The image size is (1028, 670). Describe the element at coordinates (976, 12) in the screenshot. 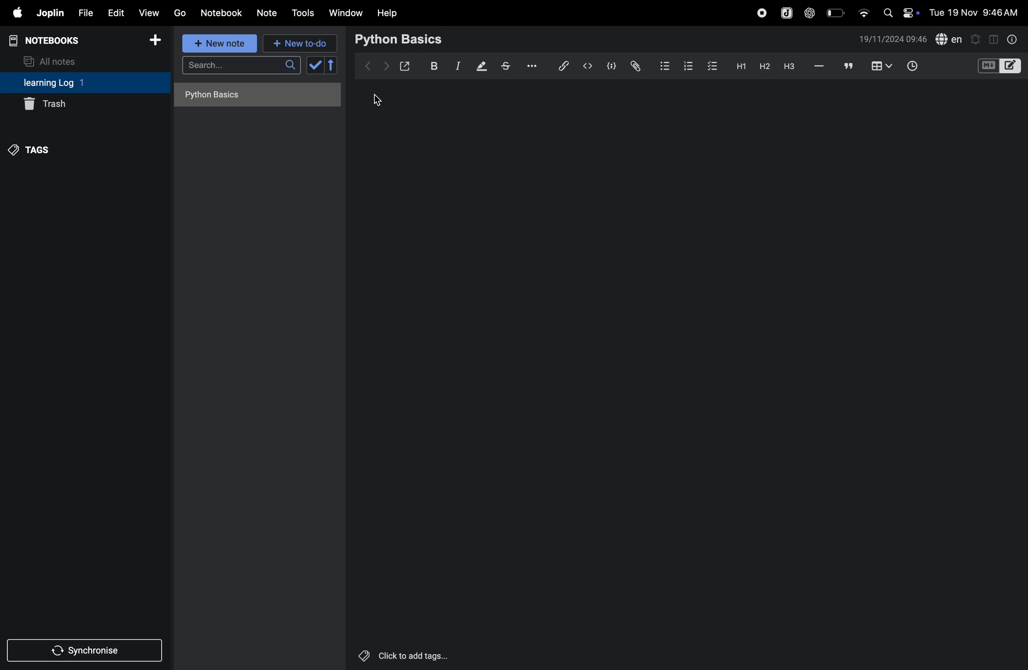

I see `date and time` at that location.